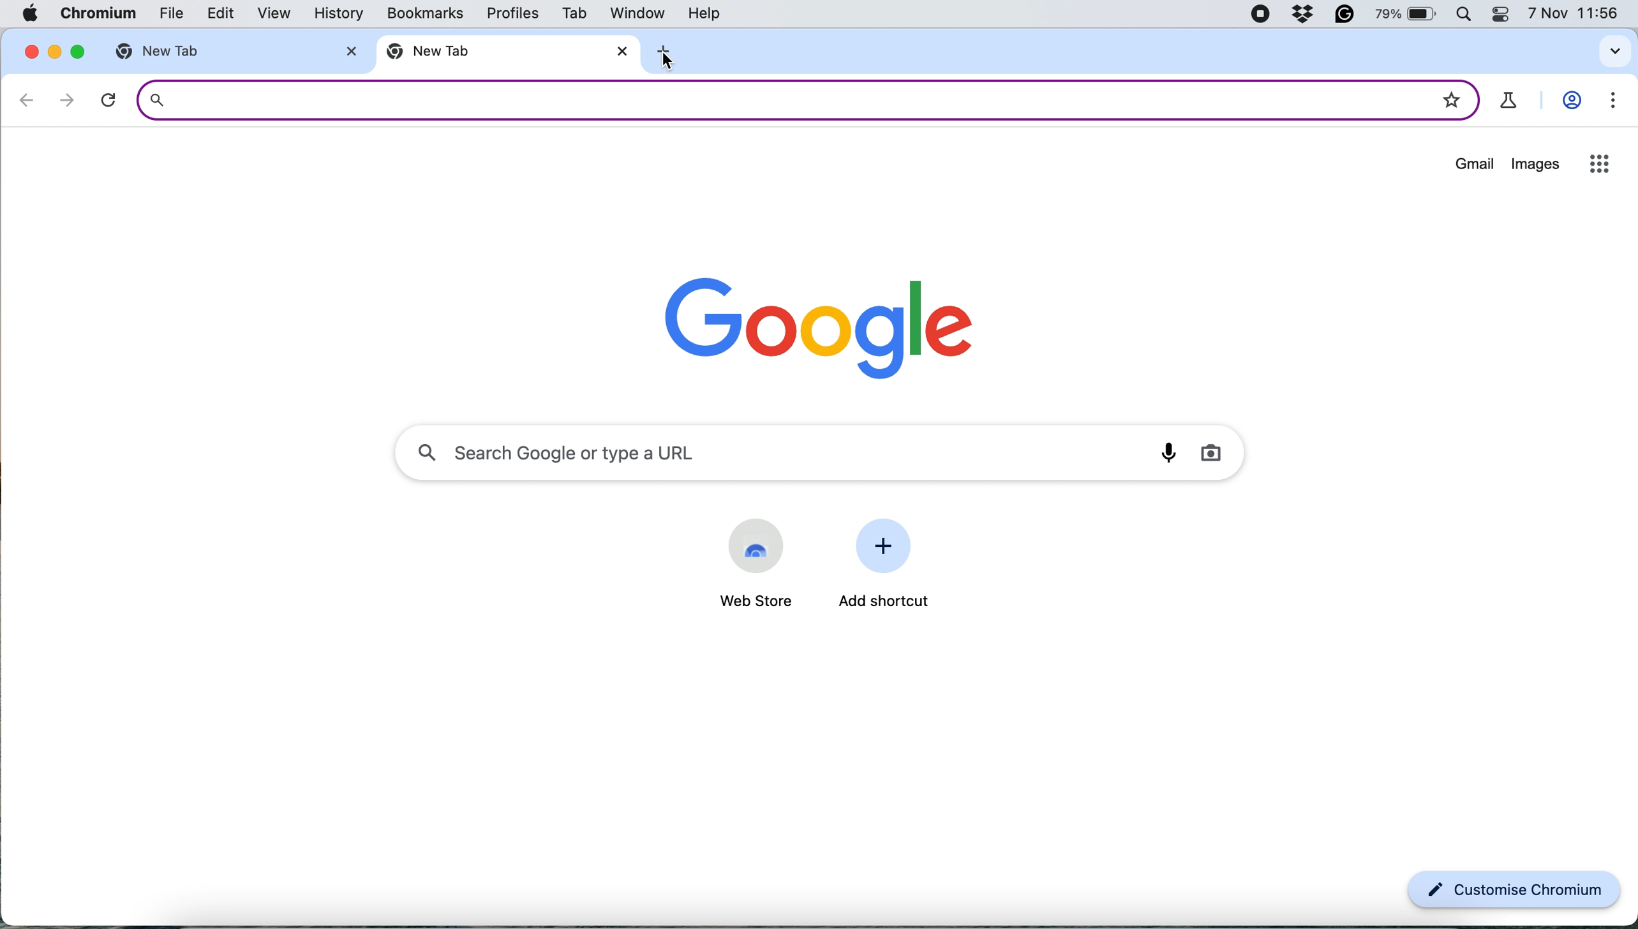  Describe the element at coordinates (1515, 891) in the screenshot. I see `customise chromium` at that location.